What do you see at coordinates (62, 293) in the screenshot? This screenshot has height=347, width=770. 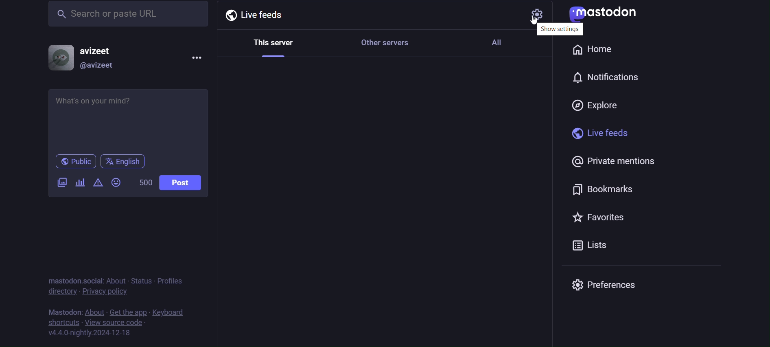 I see `directory` at bounding box center [62, 293].